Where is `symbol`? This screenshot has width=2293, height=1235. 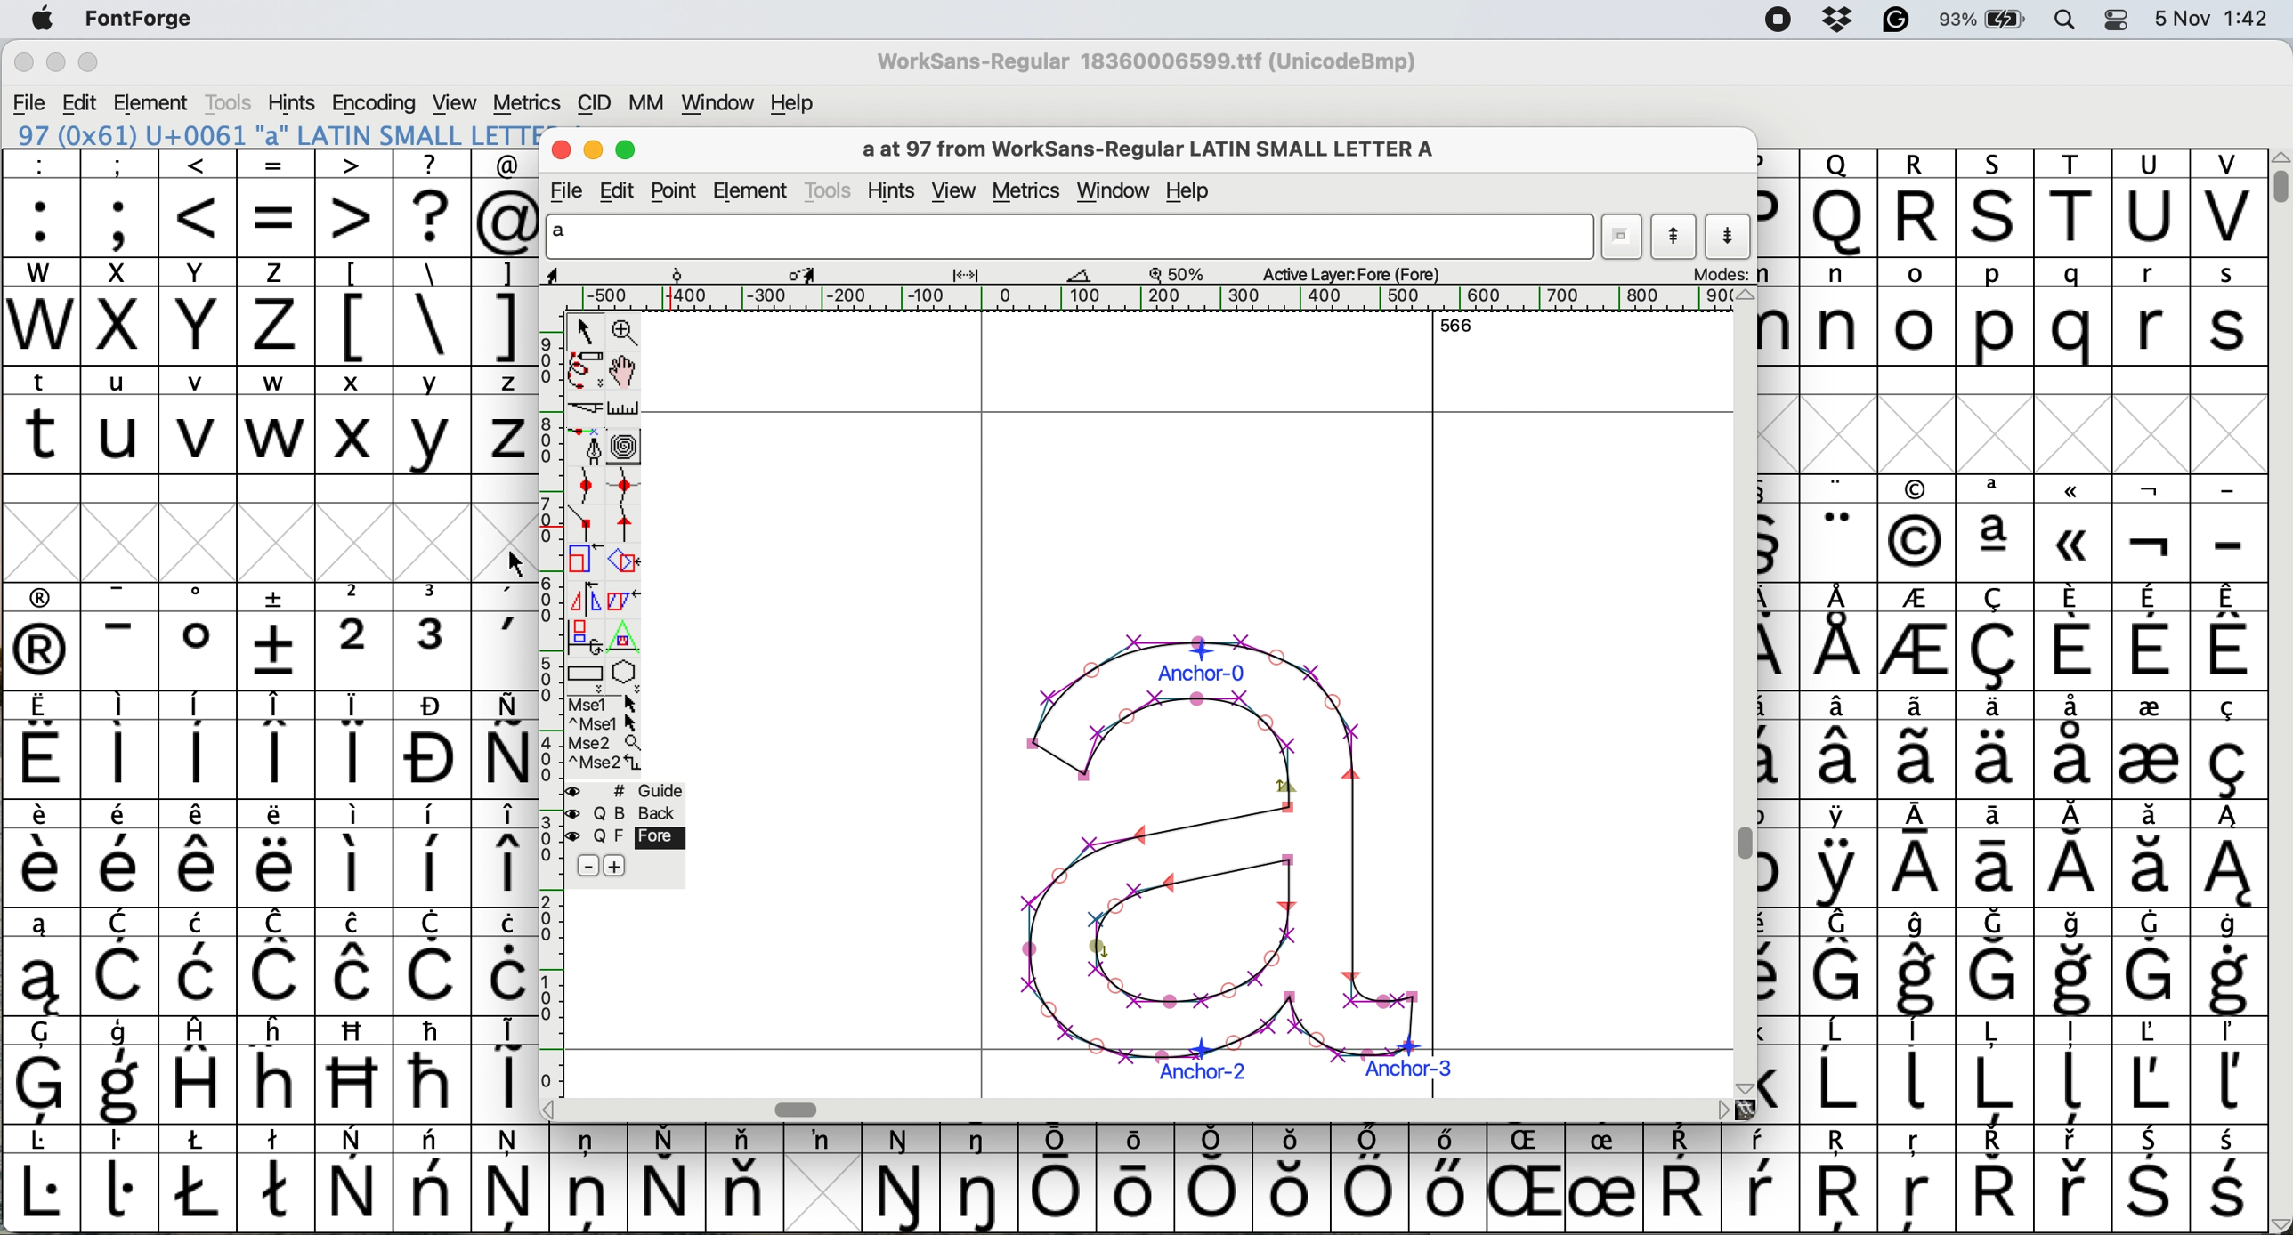
symbol is located at coordinates (822, 1140).